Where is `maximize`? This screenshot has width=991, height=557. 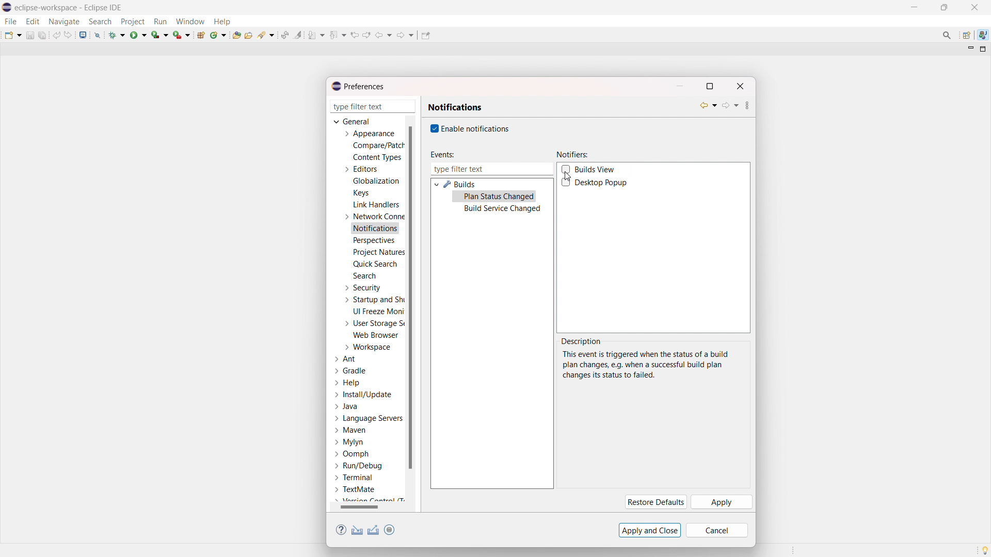 maximize is located at coordinates (944, 8).